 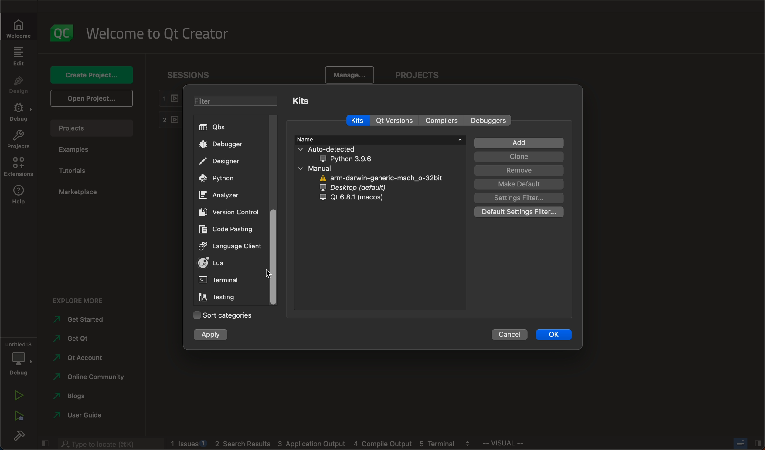 What do you see at coordinates (518, 143) in the screenshot?
I see `add` at bounding box center [518, 143].